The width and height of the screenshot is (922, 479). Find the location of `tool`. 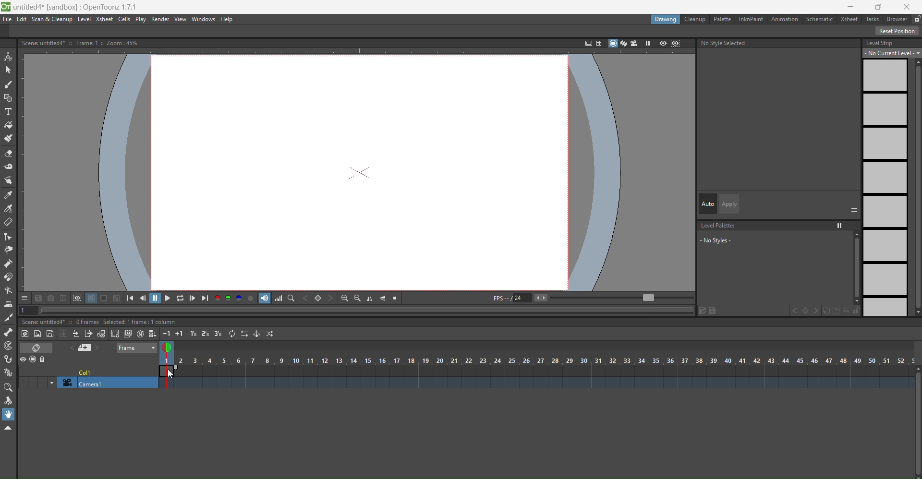

tool is located at coordinates (91, 298).